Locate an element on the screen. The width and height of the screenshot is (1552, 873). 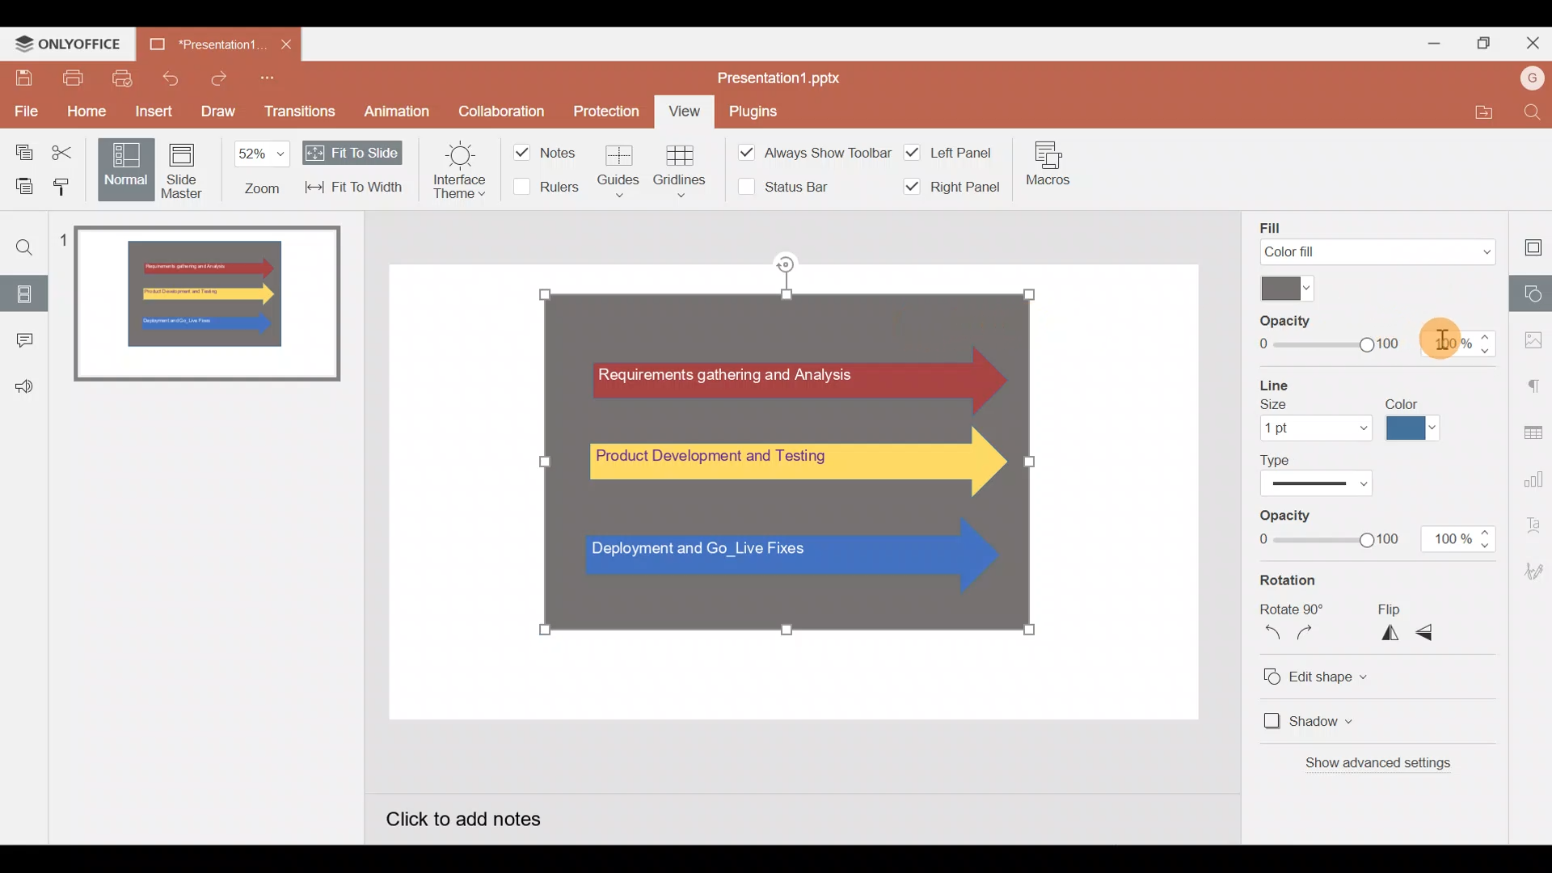
Paragraph settings is located at coordinates (1533, 382).